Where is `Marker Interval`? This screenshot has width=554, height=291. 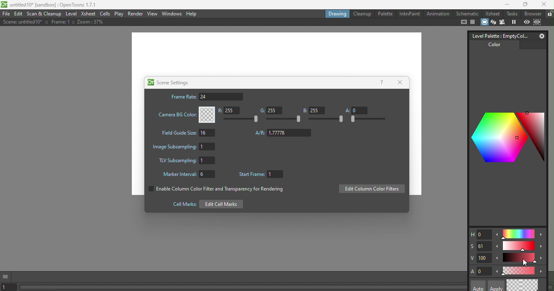
Marker Interval is located at coordinates (187, 175).